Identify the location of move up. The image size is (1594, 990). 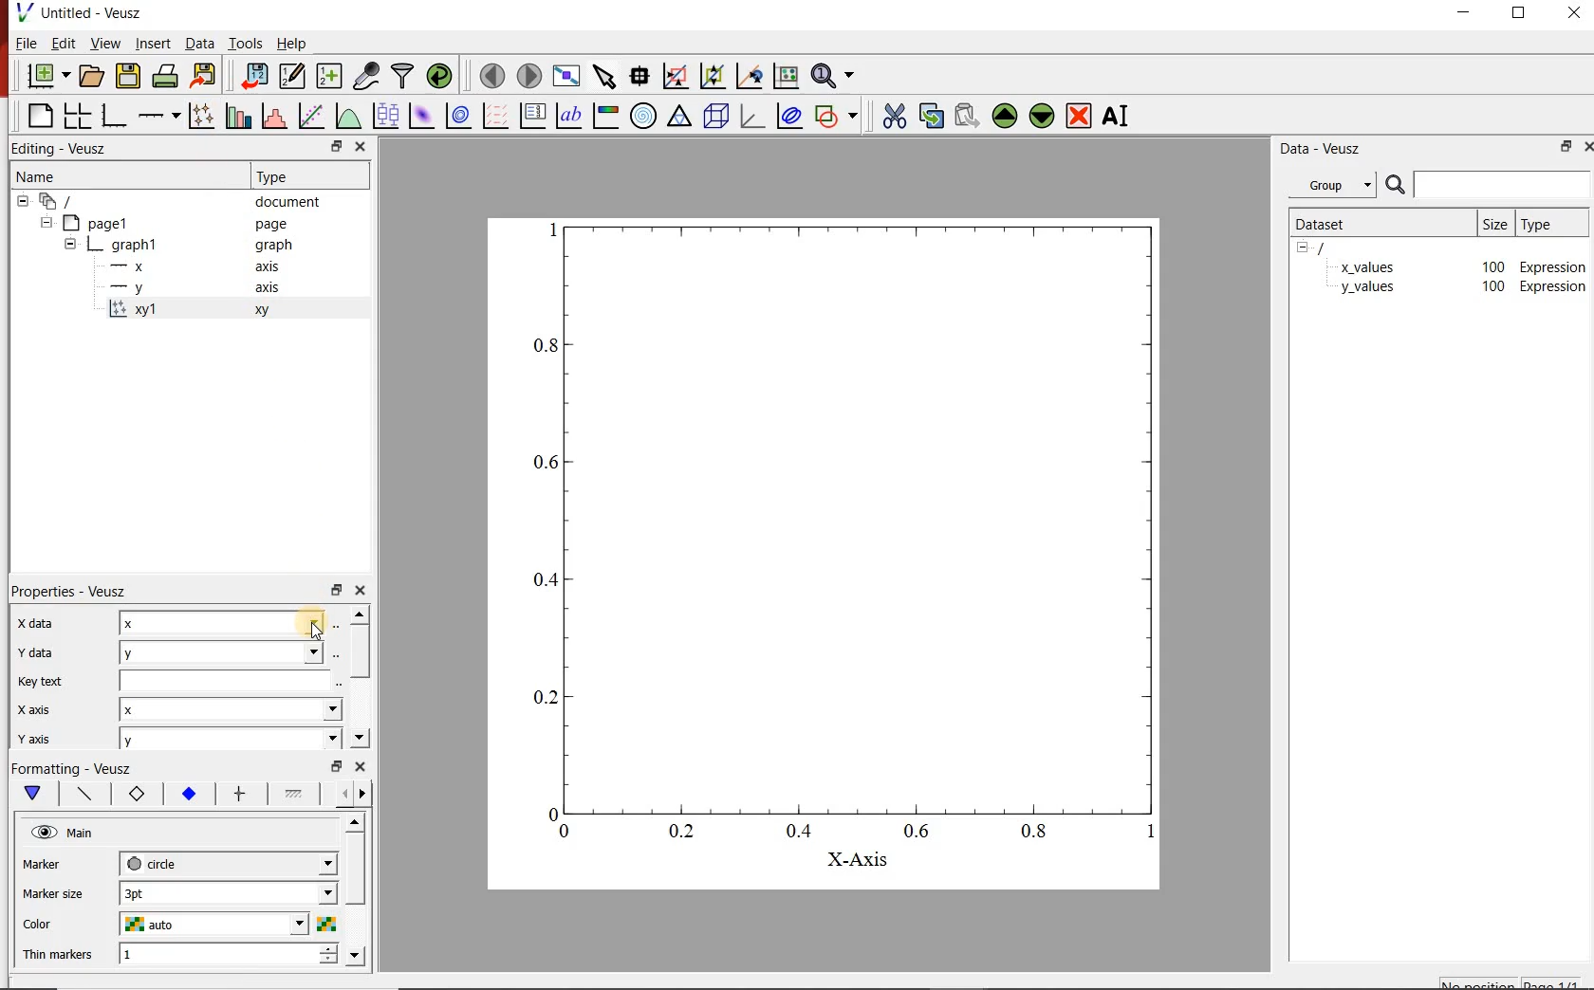
(354, 823).